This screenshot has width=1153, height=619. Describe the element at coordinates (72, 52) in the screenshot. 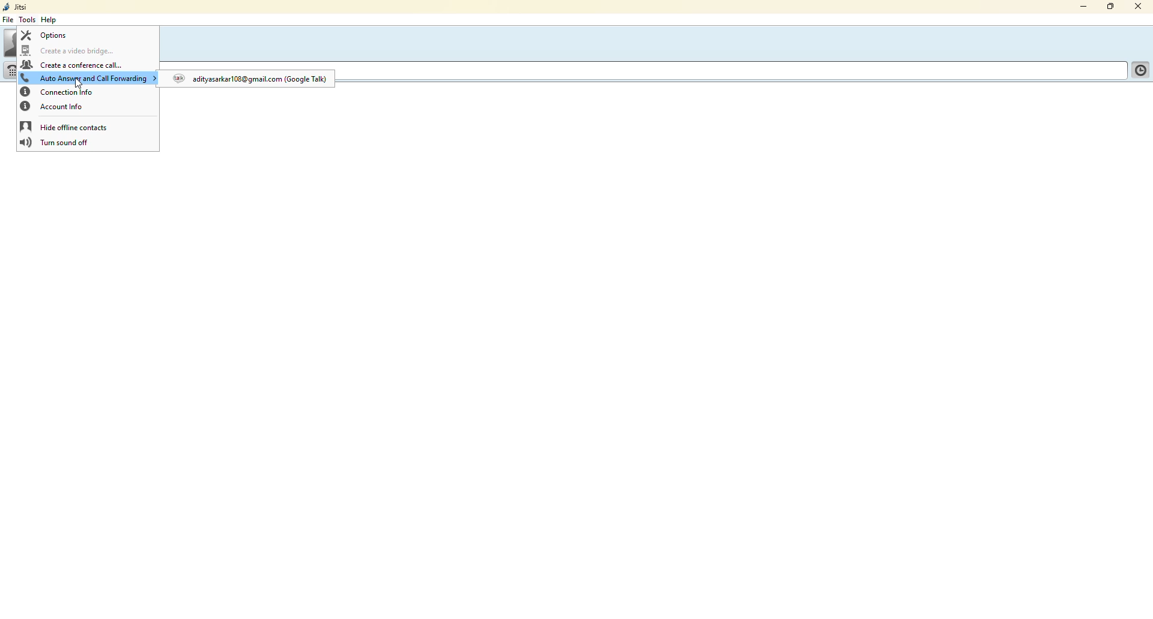

I see `create a video bridge` at that location.